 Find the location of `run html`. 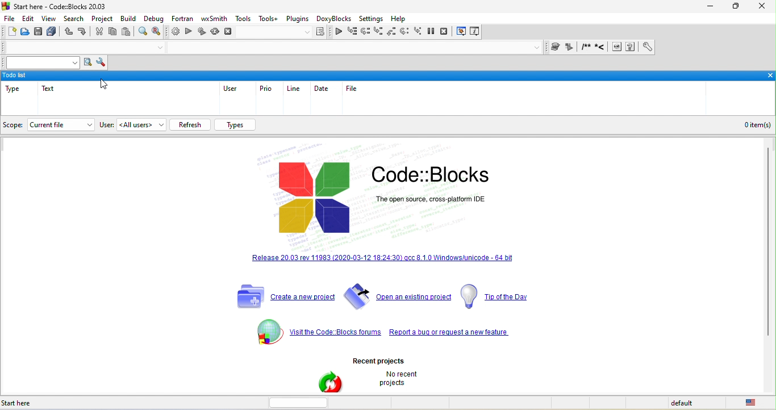

run html is located at coordinates (617, 48).